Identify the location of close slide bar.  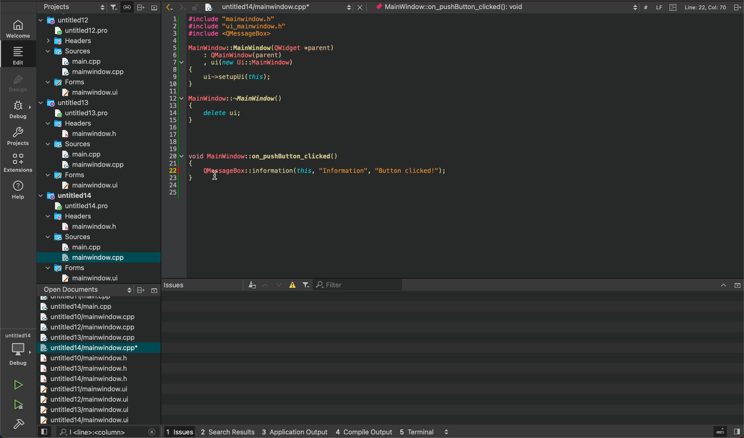
(711, 431).